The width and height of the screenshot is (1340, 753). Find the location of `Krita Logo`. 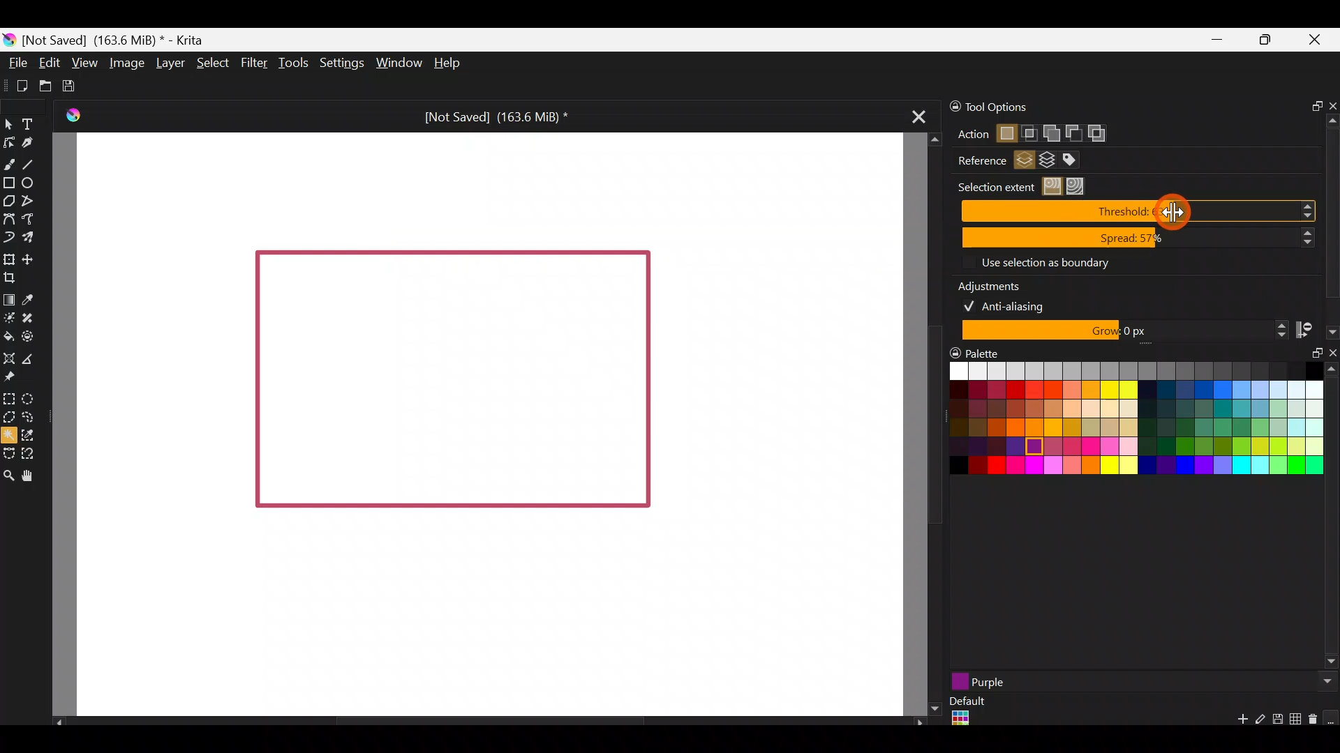

Krita Logo is located at coordinates (73, 114).